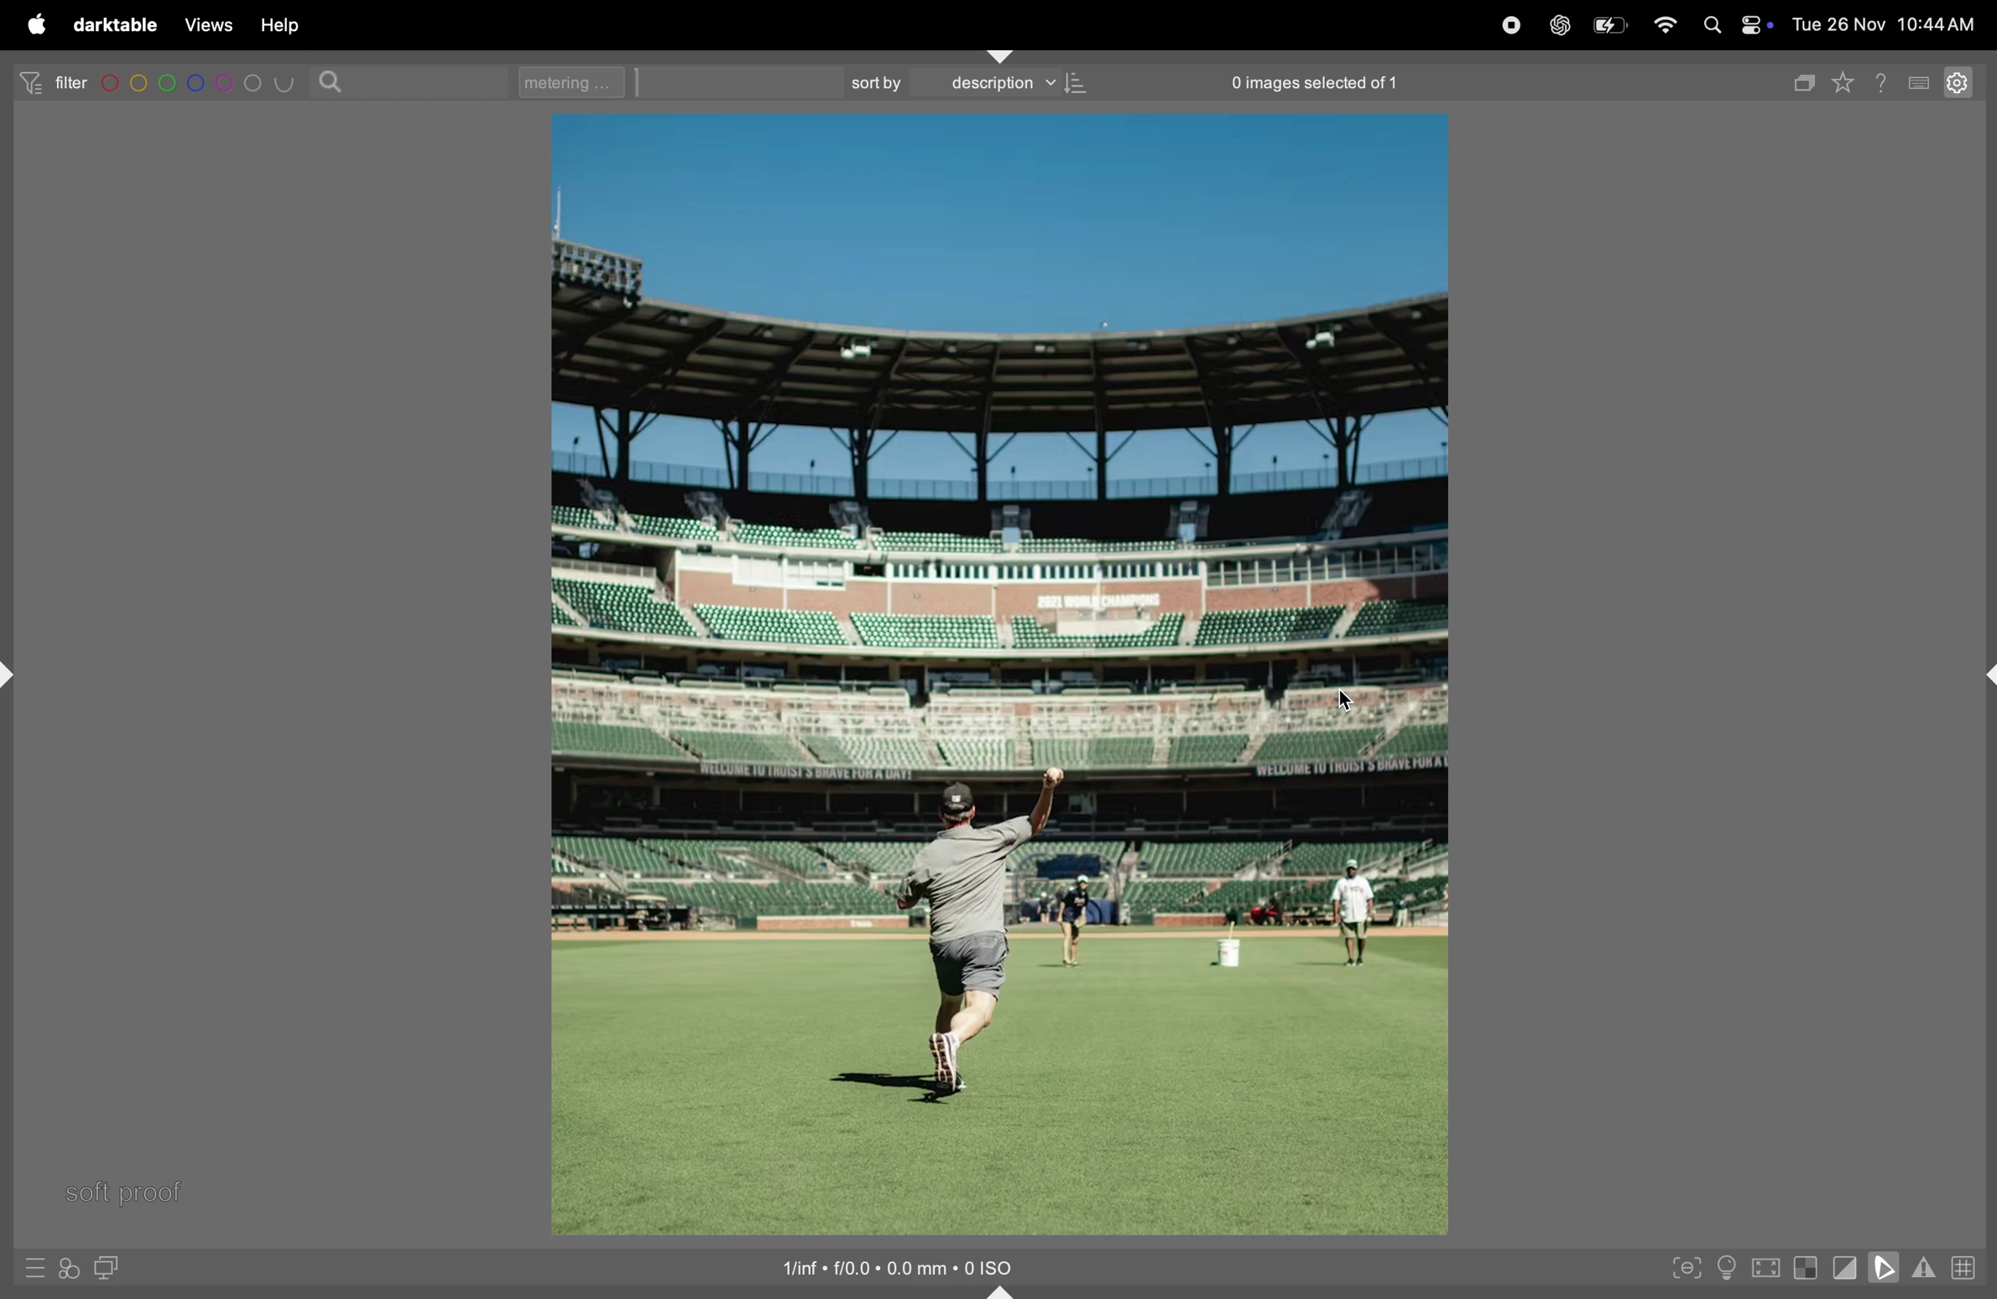 The height and width of the screenshot is (1299, 1997). Describe the element at coordinates (1686, 1266) in the screenshot. I see `toggle peak focusing mode` at that location.